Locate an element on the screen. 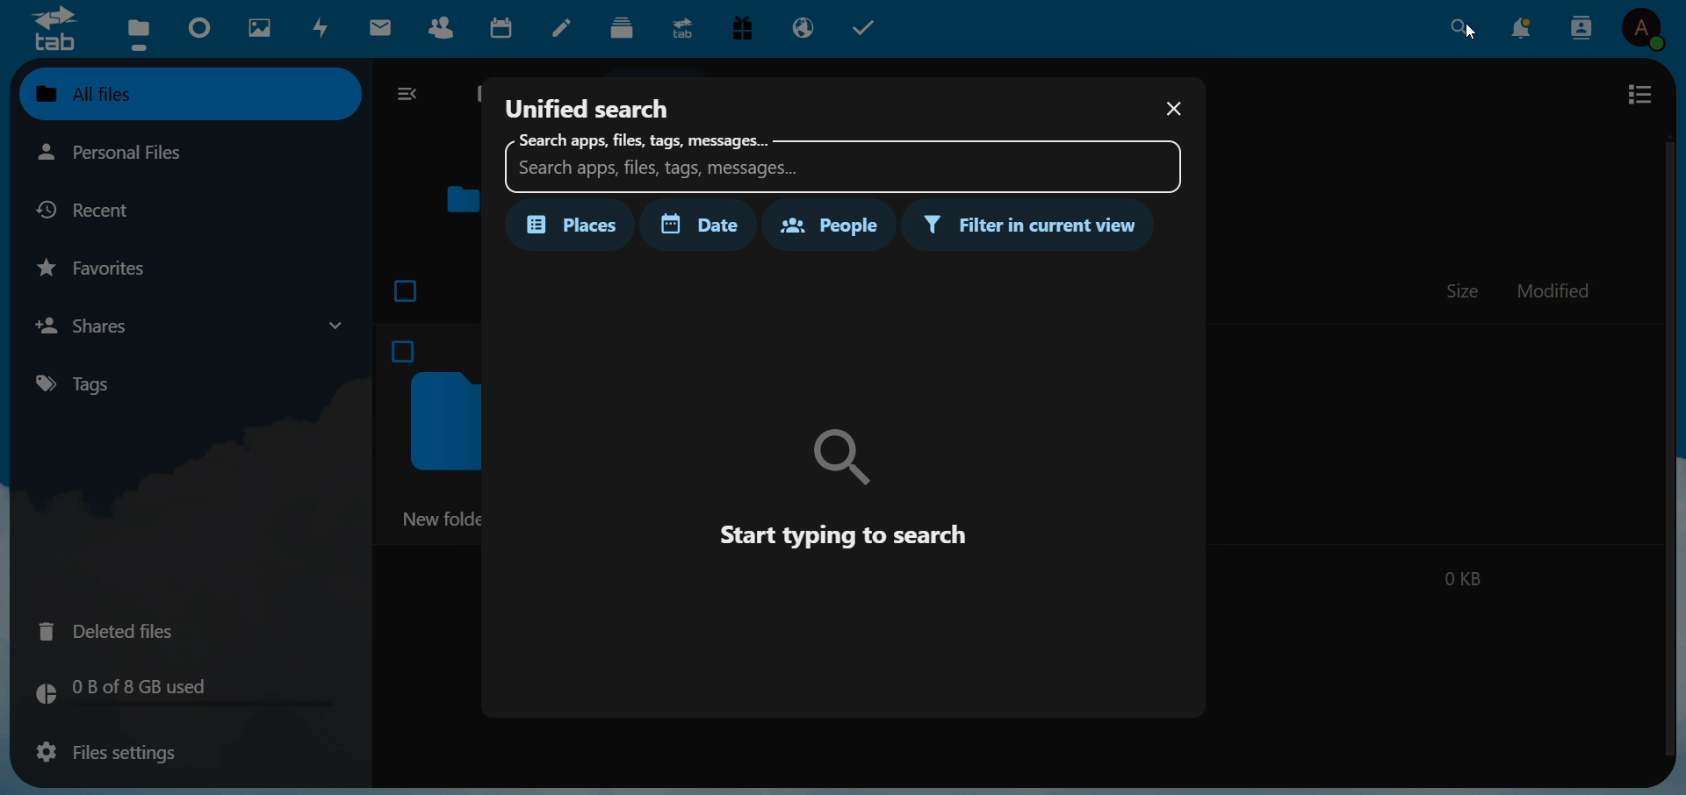 Image resolution: width=1686 pixels, height=795 pixels. 0 kb is located at coordinates (1461, 576).